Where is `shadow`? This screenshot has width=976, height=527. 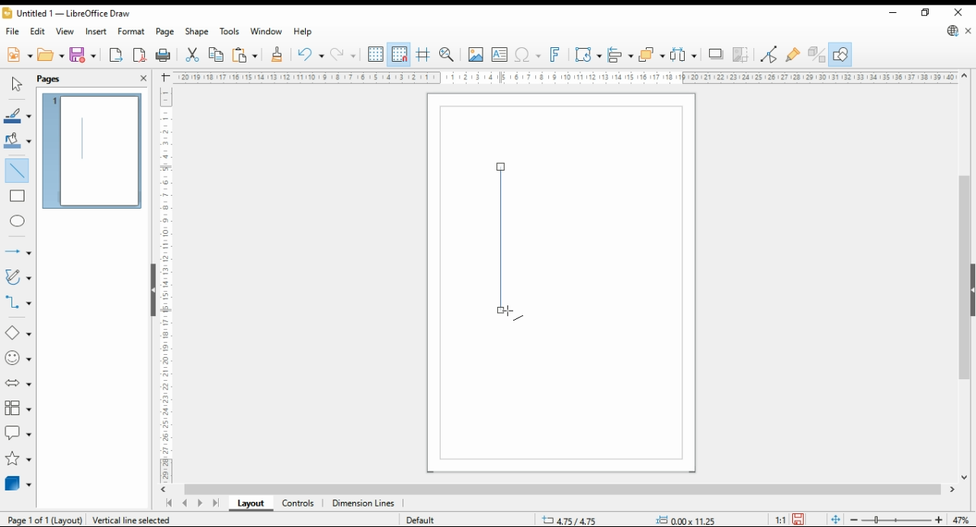
shadow is located at coordinates (717, 54).